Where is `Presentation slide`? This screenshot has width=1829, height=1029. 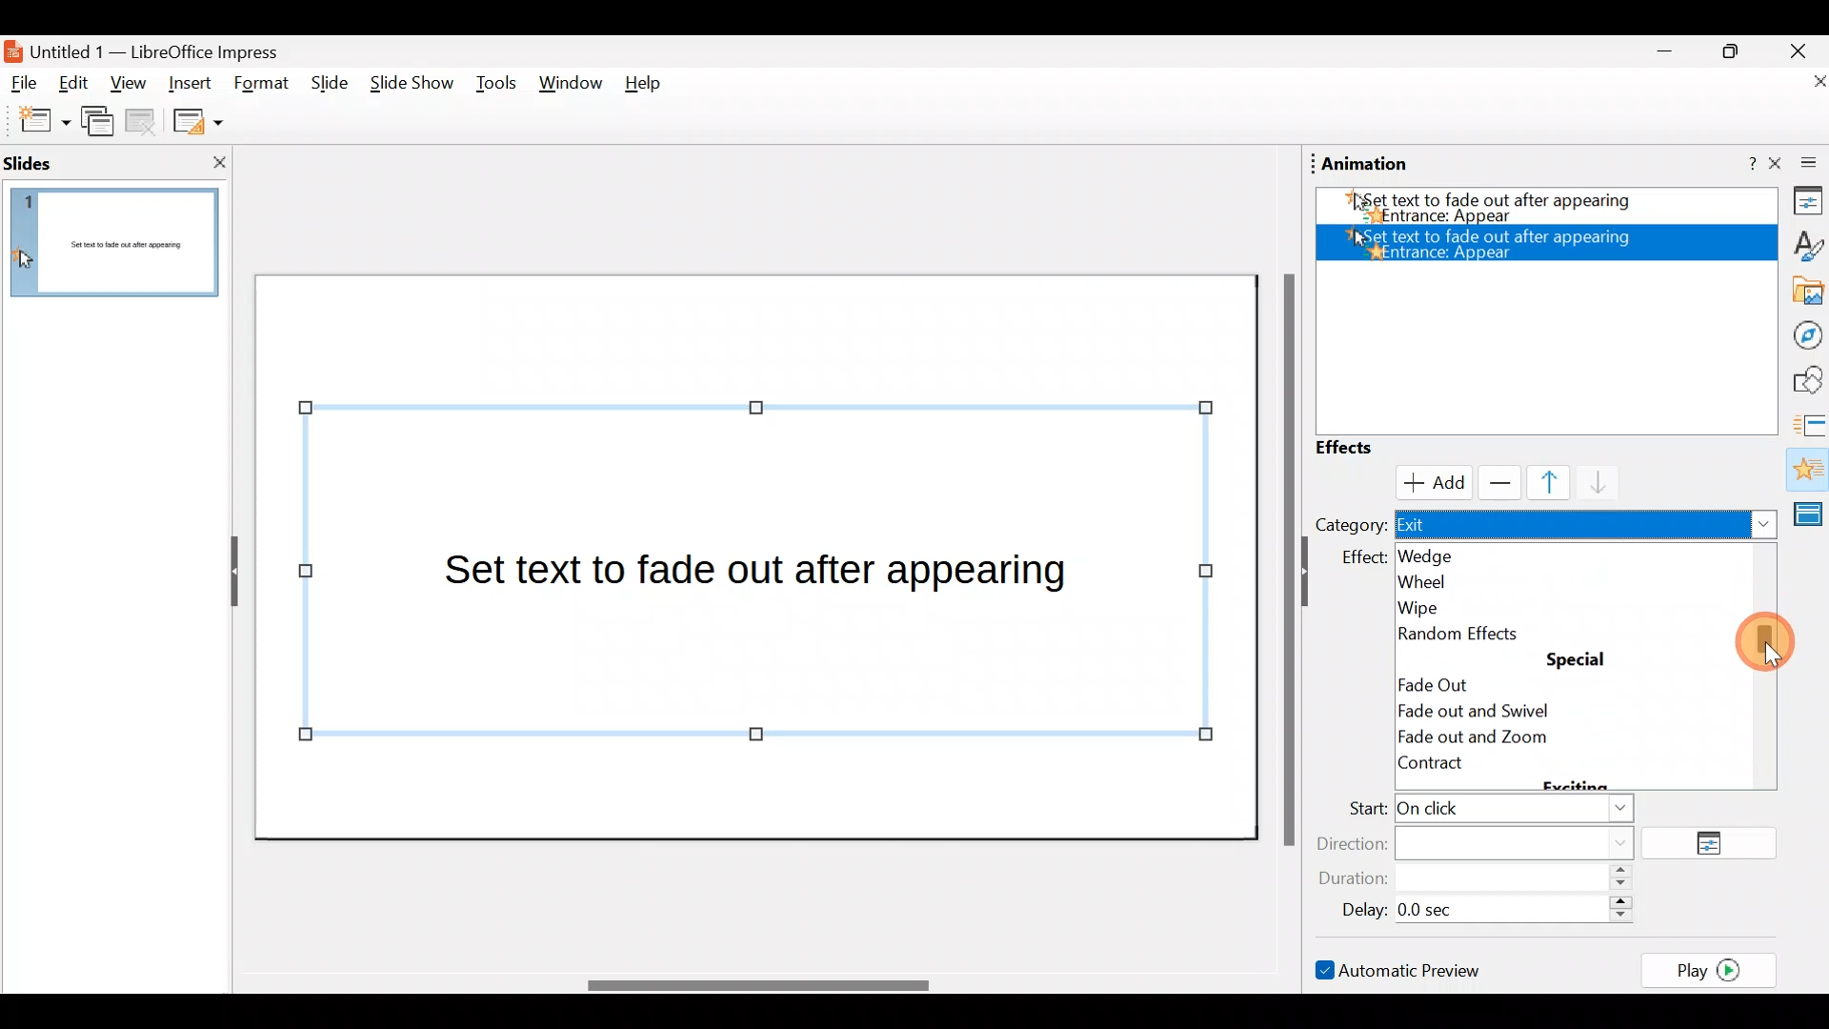 Presentation slide is located at coordinates (760, 555).